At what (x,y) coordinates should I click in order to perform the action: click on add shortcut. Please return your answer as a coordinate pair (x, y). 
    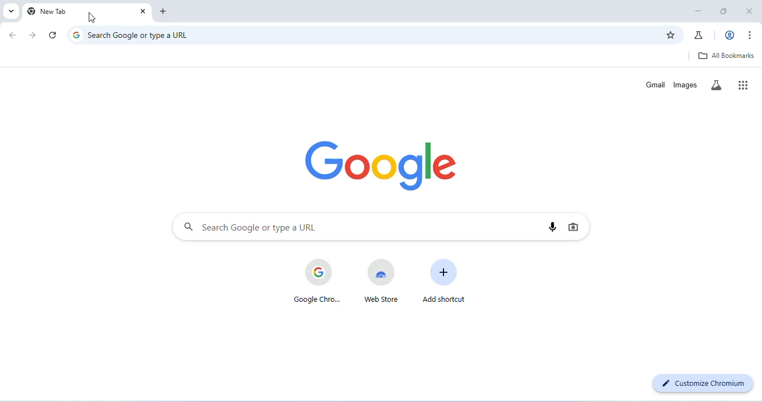
    Looking at the image, I should click on (442, 281).